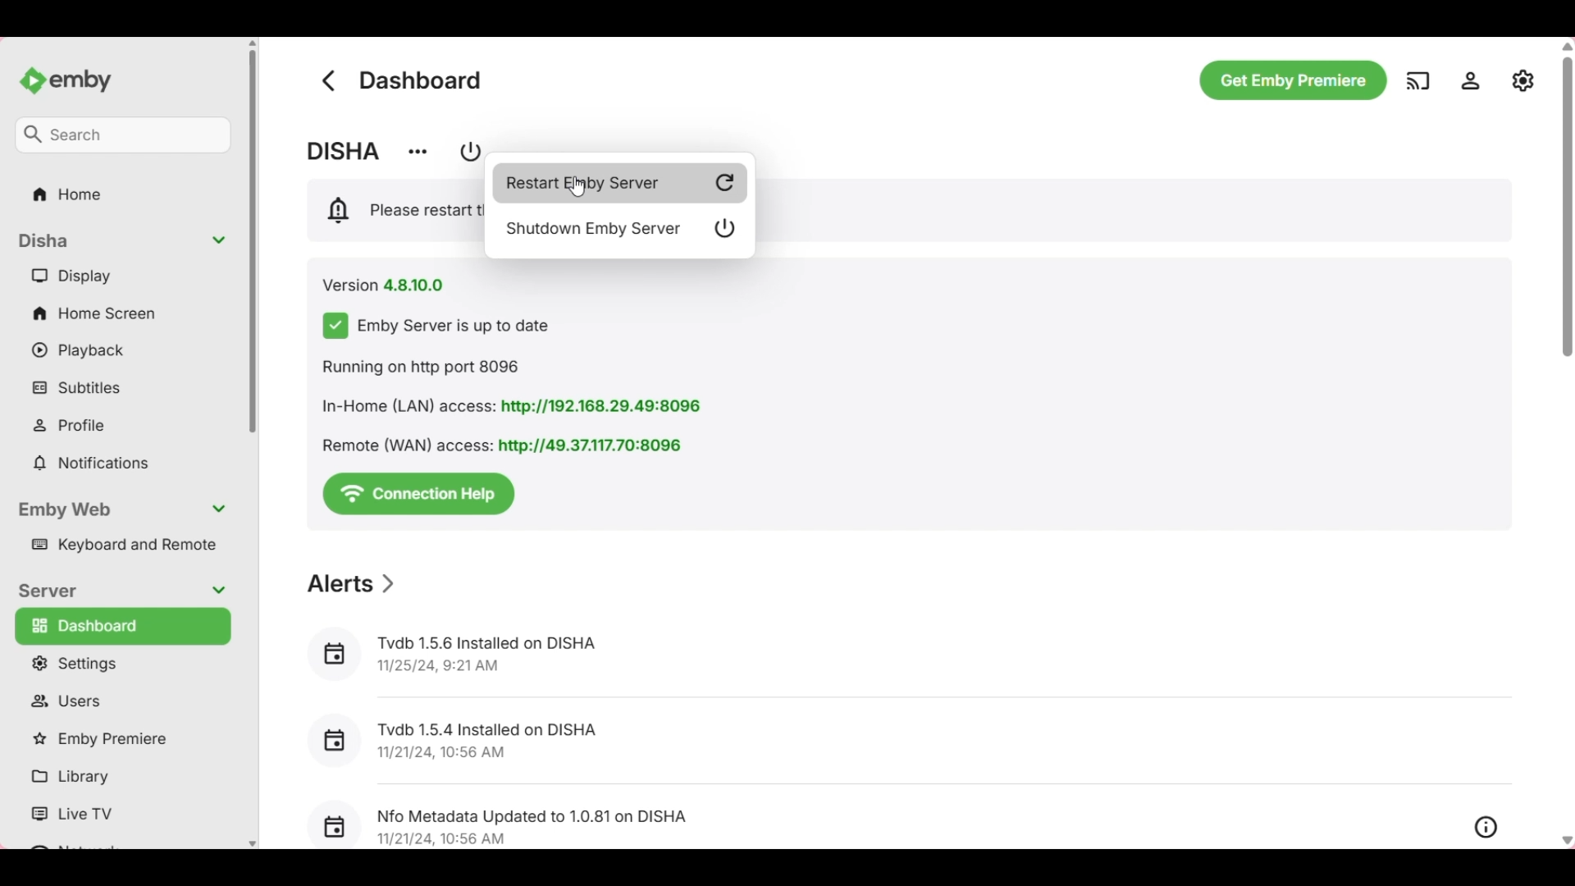  I want to click on Restart Emby server, highlighted, so click(621, 184).